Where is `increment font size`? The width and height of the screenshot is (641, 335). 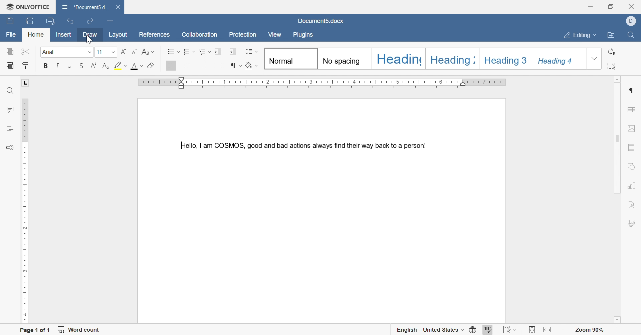 increment font size is located at coordinates (124, 52).